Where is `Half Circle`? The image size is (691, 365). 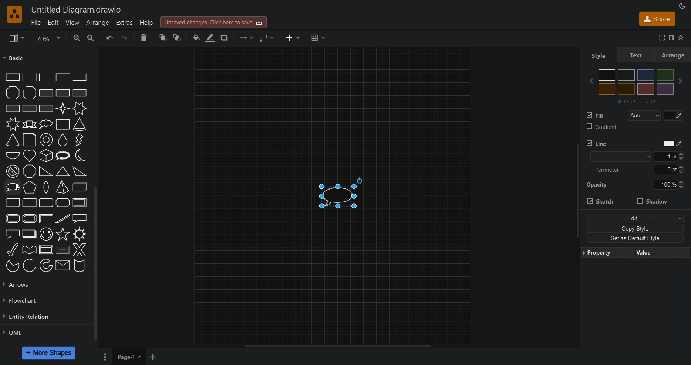
Half Circle is located at coordinates (12, 156).